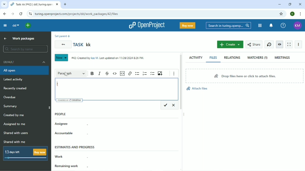 Image resolution: width=305 pixels, height=171 pixels. What do you see at coordinates (292, 14) in the screenshot?
I see `K` at bounding box center [292, 14].